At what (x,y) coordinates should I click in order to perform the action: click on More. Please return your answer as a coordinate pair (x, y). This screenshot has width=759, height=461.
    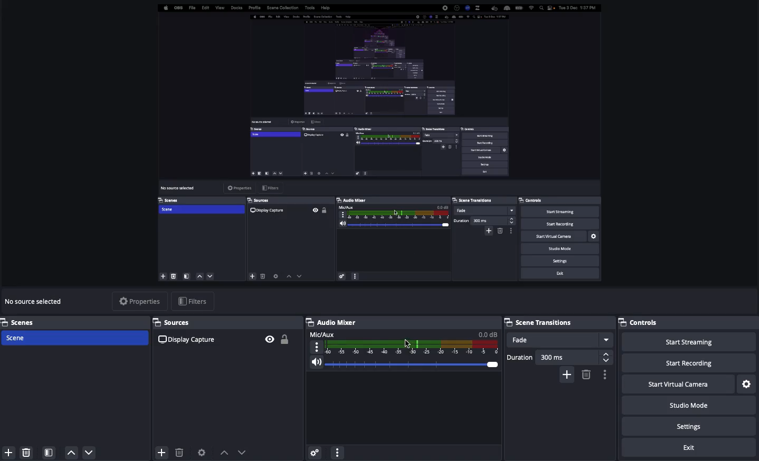
    Looking at the image, I should click on (337, 452).